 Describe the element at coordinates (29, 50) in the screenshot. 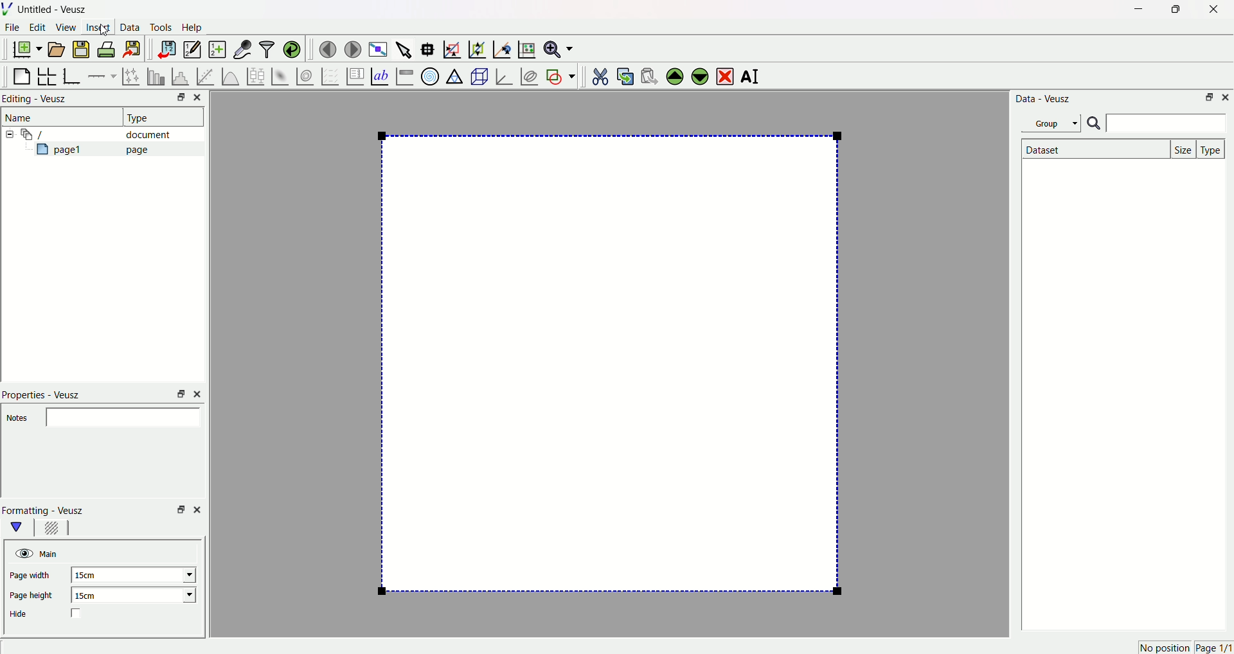

I see `new document` at that location.